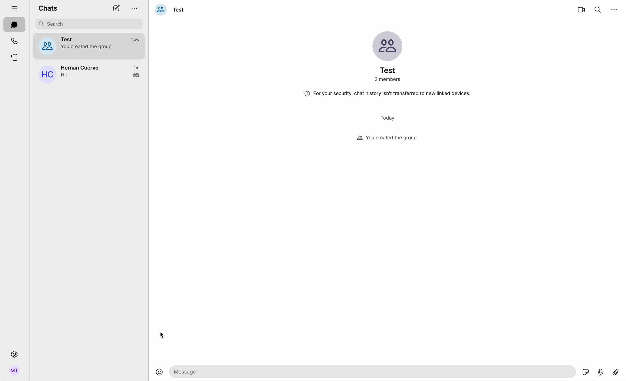  What do you see at coordinates (170, 9) in the screenshot?
I see `name of the group` at bounding box center [170, 9].